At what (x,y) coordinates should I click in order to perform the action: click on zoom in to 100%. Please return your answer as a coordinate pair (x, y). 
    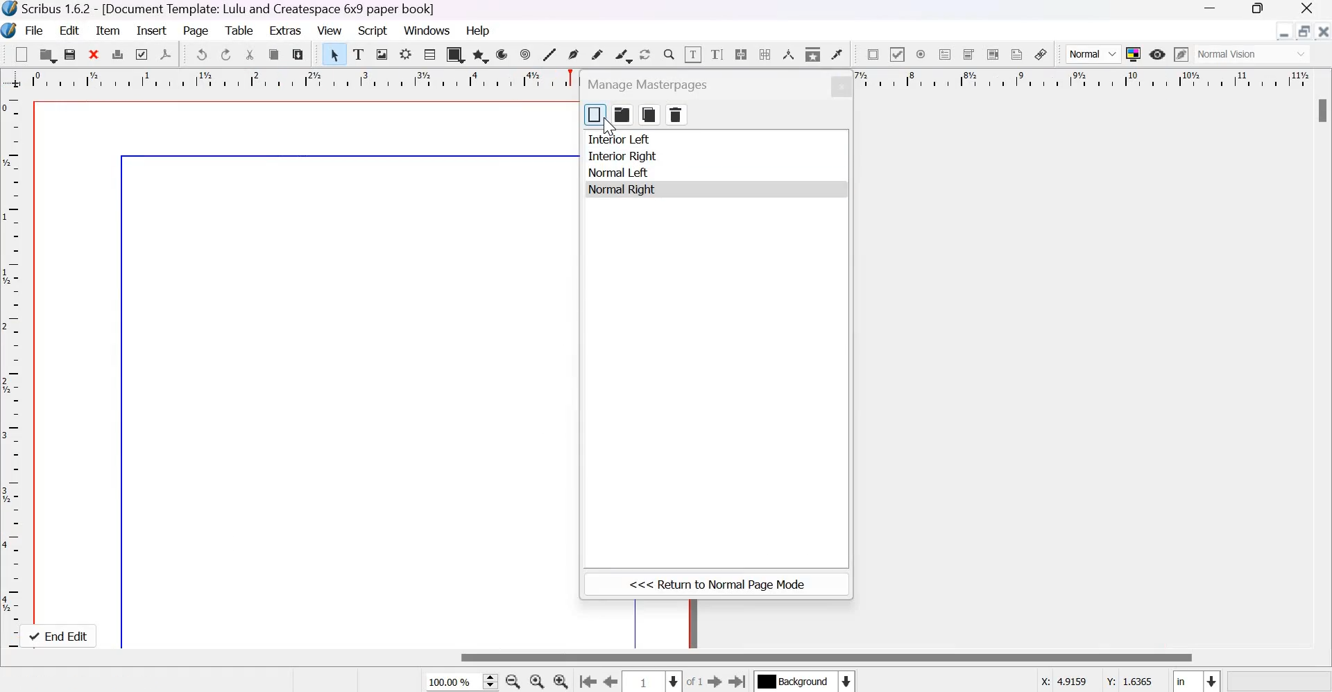
    Looking at the image, I should click on (534, 681).